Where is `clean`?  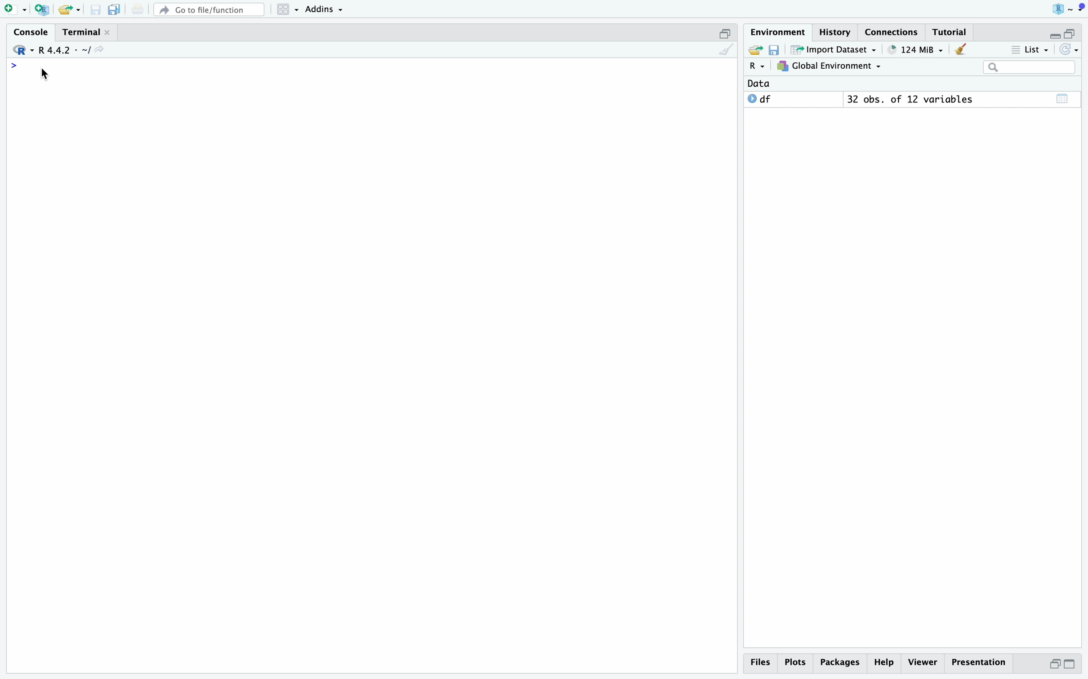 clean is located at coordinates (961, 49).